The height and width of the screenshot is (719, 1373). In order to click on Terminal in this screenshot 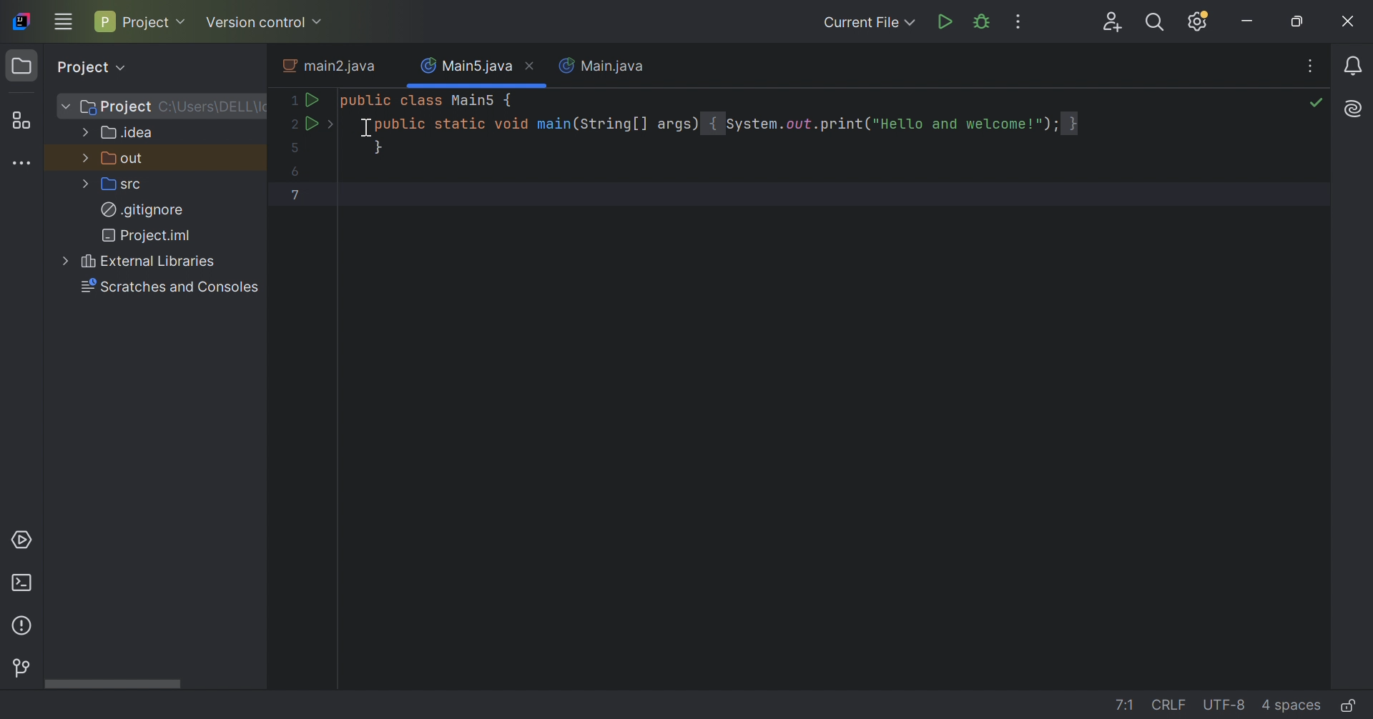, I will do `click(24, 584)`.